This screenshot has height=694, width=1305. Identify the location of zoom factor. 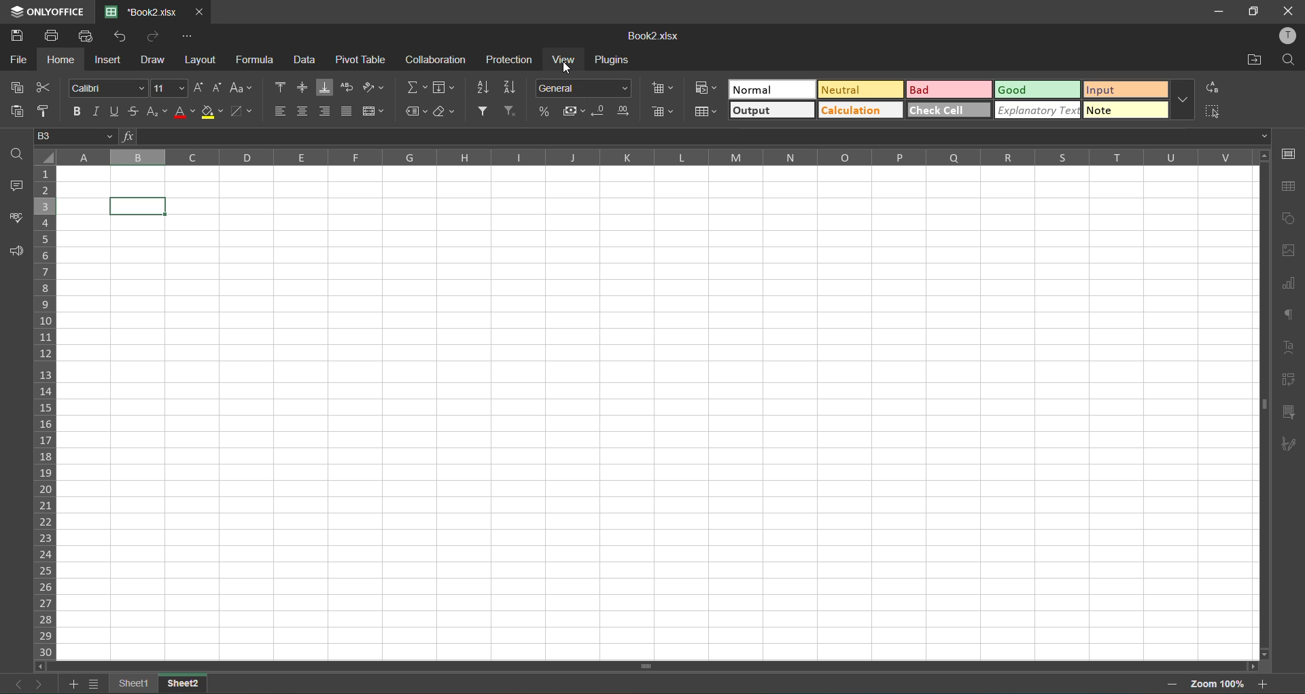
(1219, 684).